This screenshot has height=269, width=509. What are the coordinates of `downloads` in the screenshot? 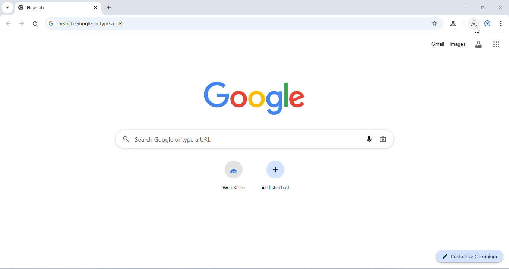 It's located at (474, 23).